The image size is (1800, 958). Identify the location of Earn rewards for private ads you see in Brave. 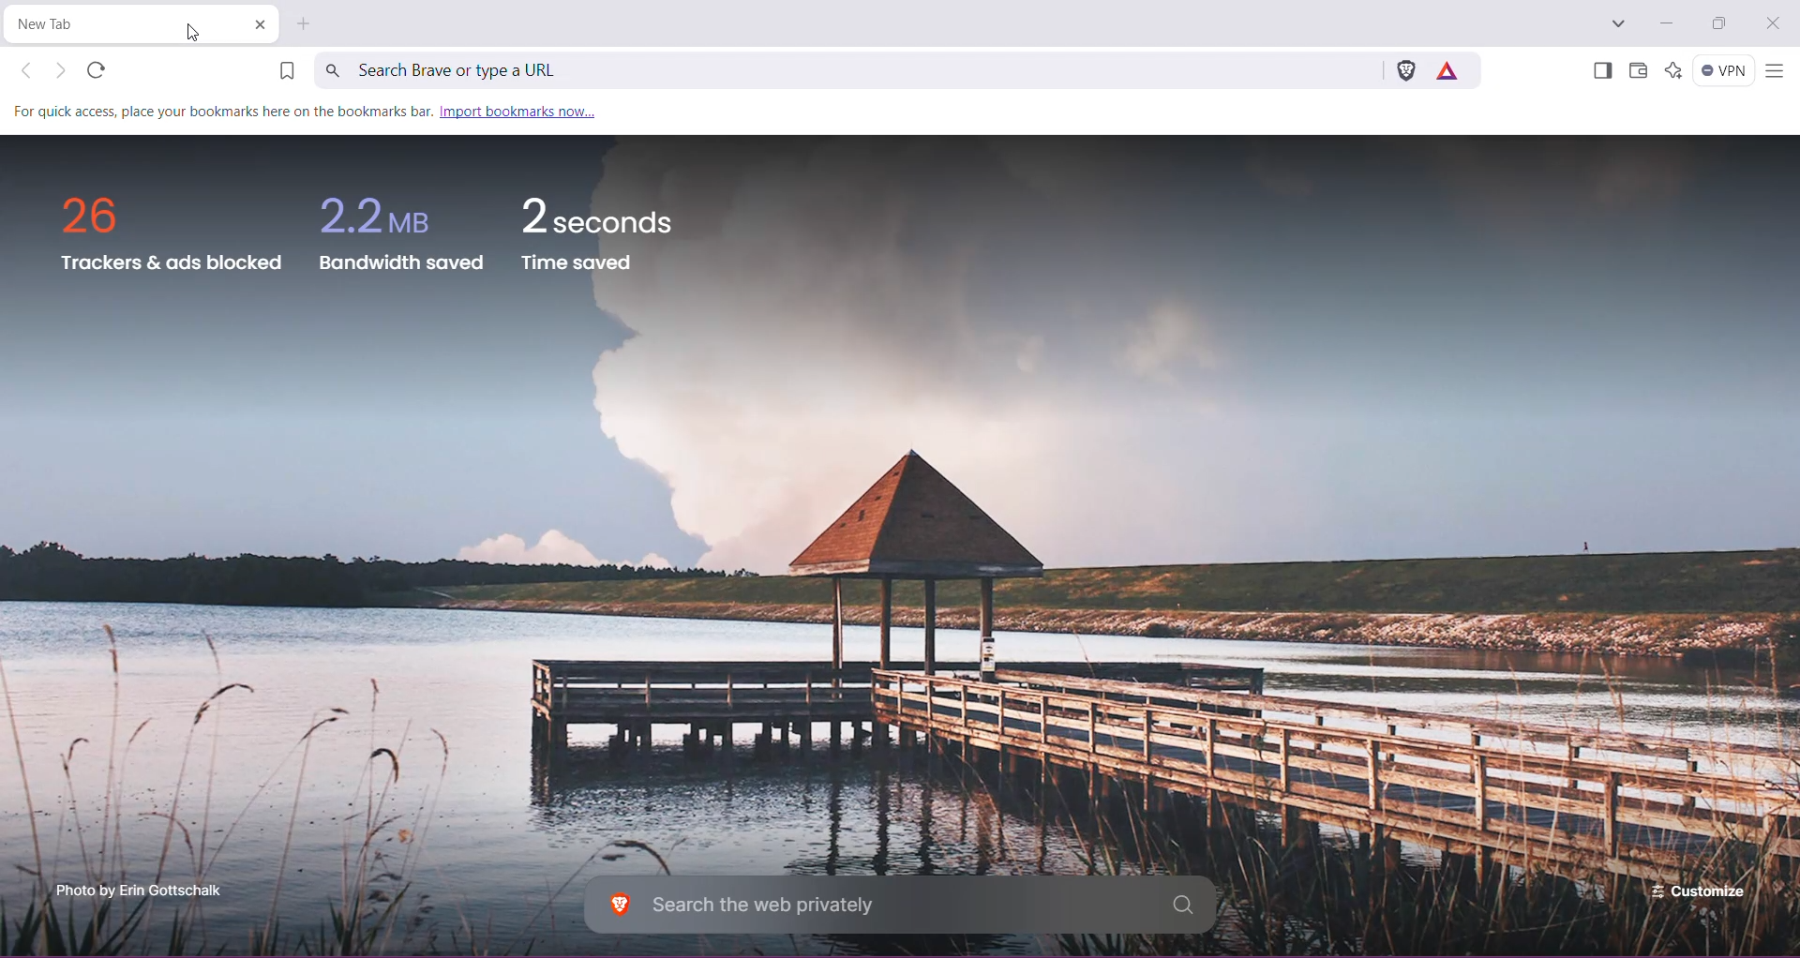
(1449, 71).